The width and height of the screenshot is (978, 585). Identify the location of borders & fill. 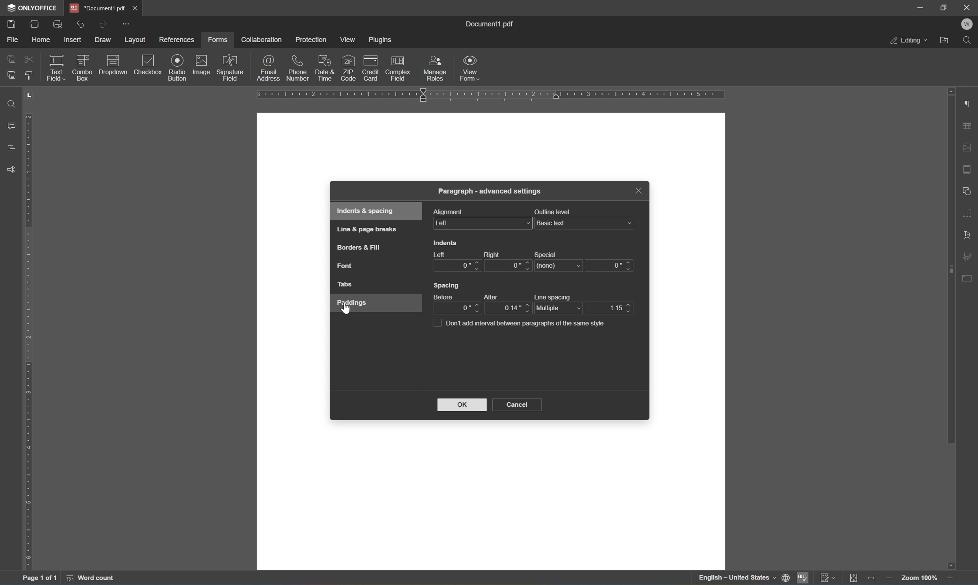
(358, 249).